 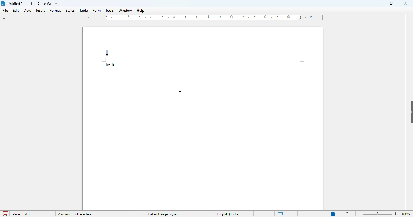 What do you see at coordinates (16, 10) in the screenshot?
I see `edit` at bounding box center [16, 10].